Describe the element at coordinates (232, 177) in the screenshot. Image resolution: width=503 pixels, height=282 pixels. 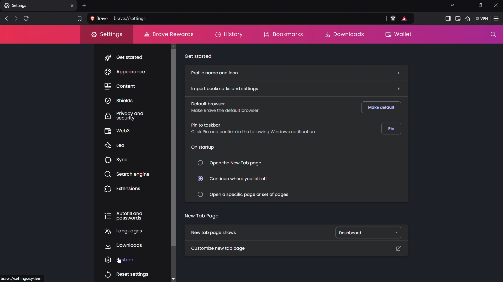
I see `Continue where you left off` at that location.